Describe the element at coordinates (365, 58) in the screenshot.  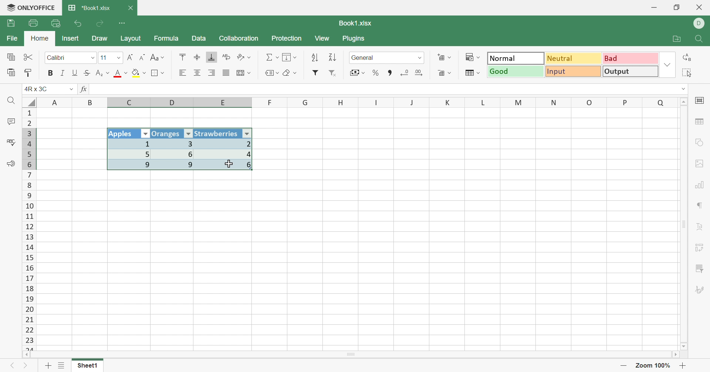
I see `General` at that location.